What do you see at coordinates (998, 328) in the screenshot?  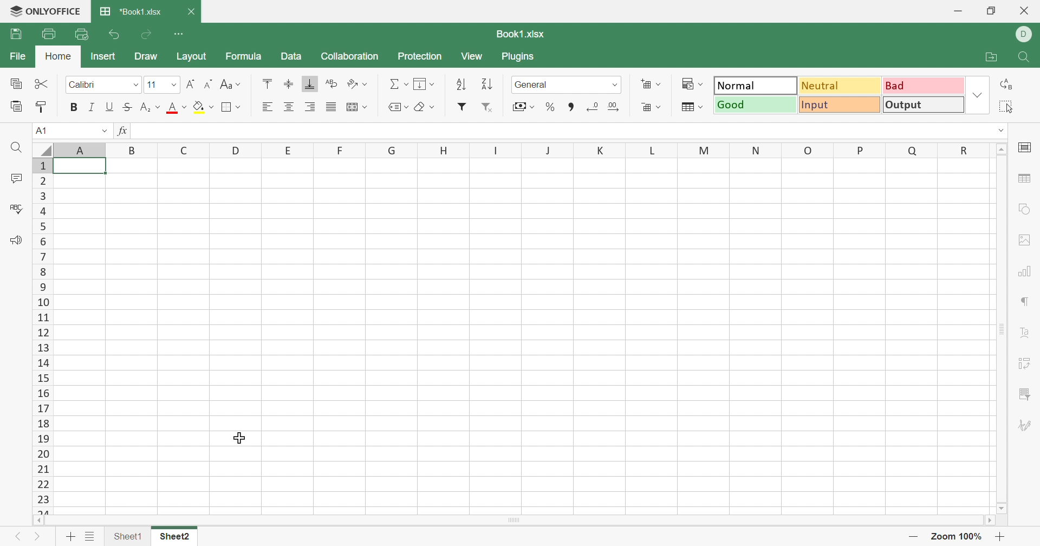 I see `Vertical scroll bar` at bounding box center [998, 328].